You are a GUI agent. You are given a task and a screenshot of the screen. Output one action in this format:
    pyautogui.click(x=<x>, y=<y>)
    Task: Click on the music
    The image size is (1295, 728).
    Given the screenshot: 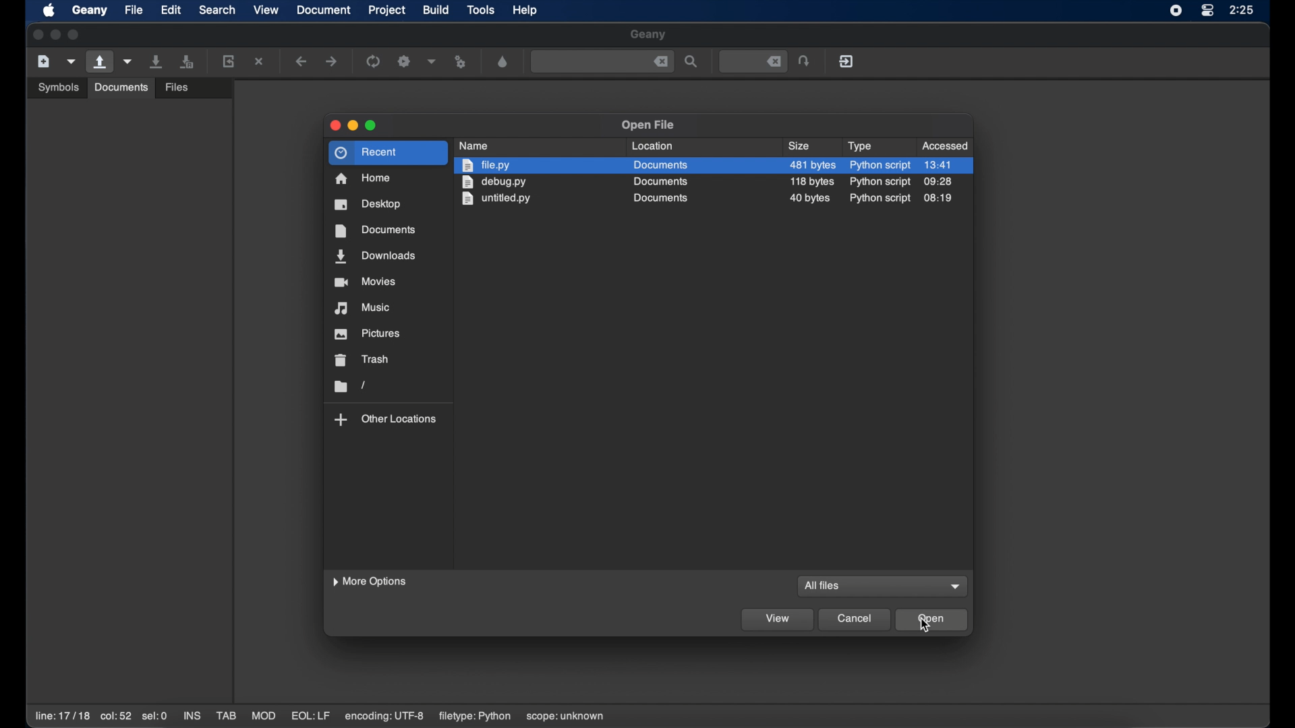 What is the action you would take?
    pyautogui.click(x=365, y=308)
    